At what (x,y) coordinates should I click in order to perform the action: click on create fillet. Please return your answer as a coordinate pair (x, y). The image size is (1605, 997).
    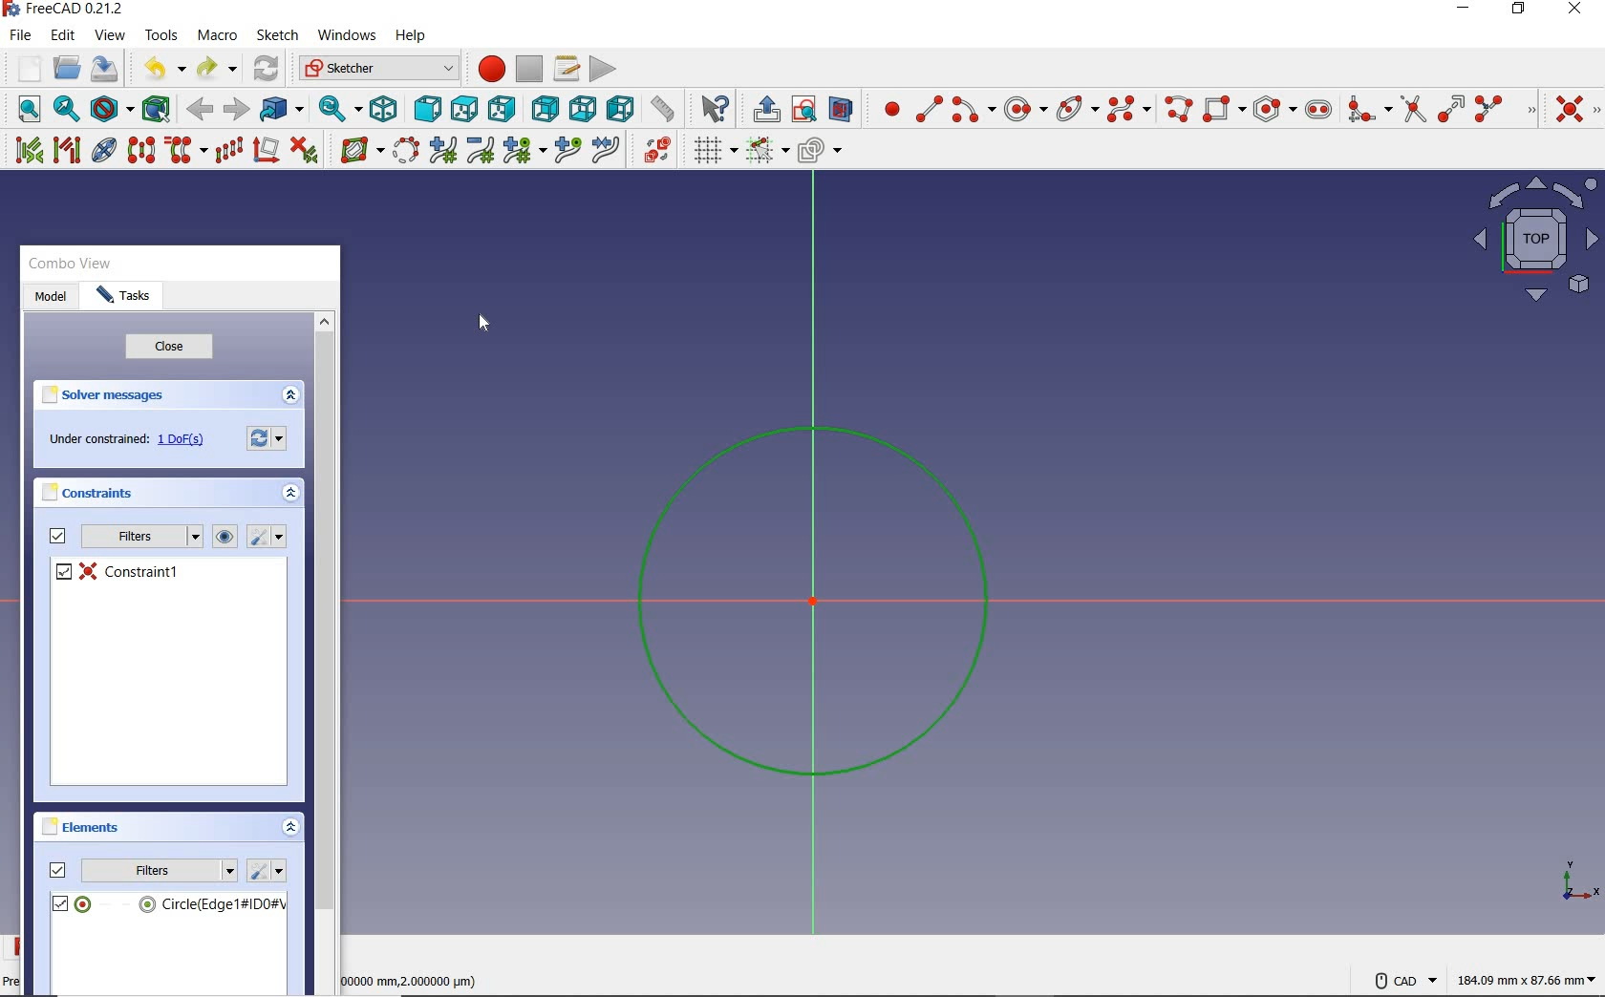
    Looking at the image, I should click on (1367, 111).